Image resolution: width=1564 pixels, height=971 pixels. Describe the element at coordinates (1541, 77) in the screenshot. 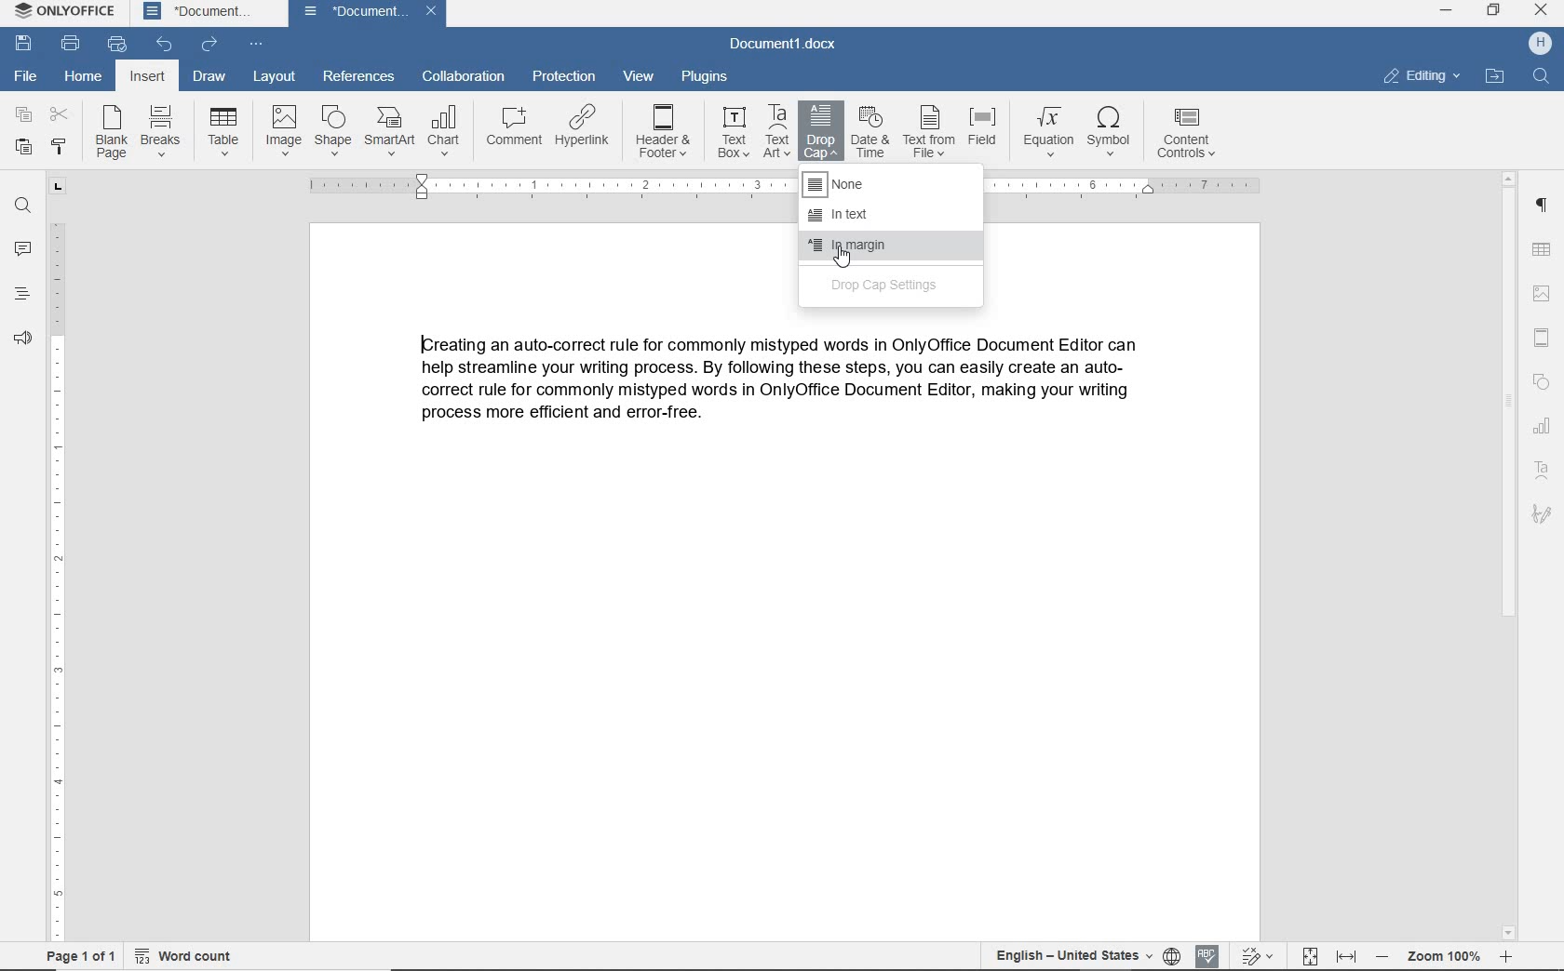

I see `find` at that location.